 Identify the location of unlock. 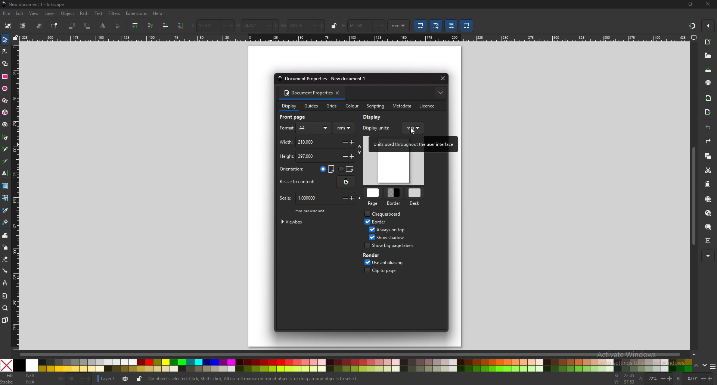
(138, 379).